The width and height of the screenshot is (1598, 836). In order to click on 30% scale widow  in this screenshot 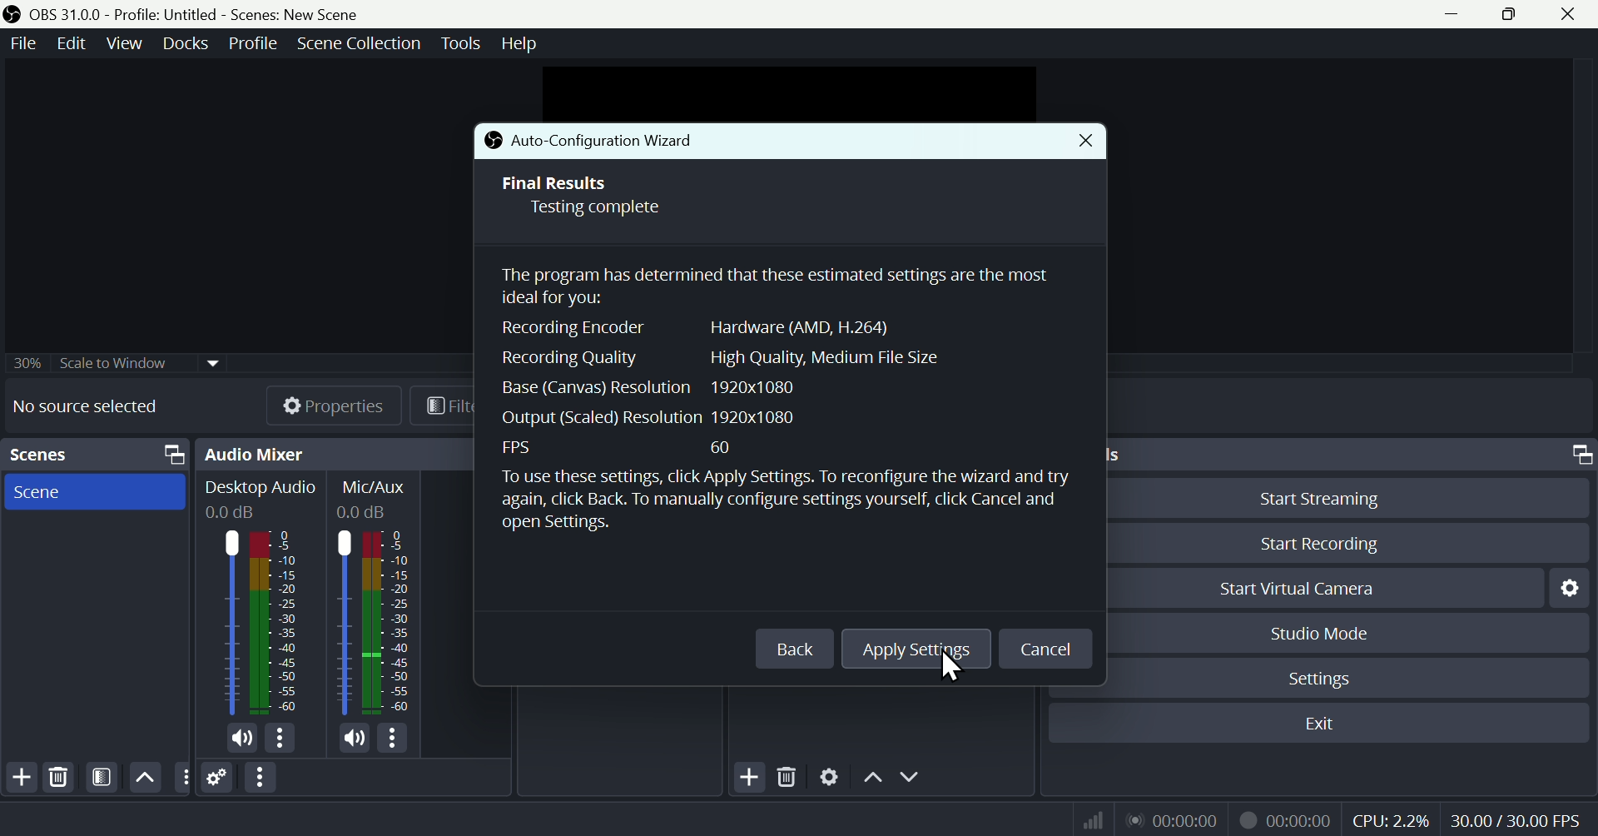, I will do `click(139, 361)`.